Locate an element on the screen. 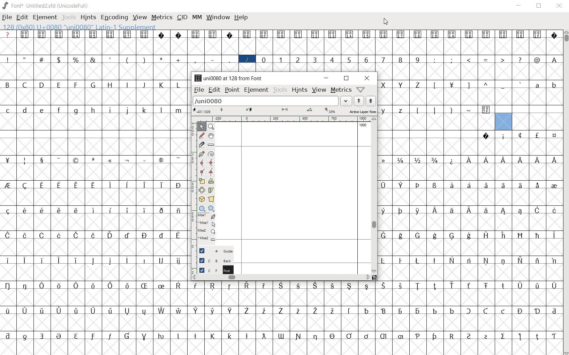 The height and width of the screenshot is (355, 569). glyph is located at coordinates (520, 135).